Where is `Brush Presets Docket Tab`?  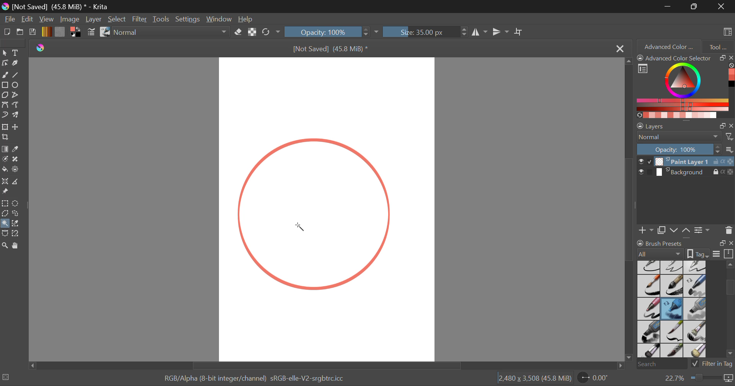 Brush Presets Docket Tab is located at coordinates (685, 247).